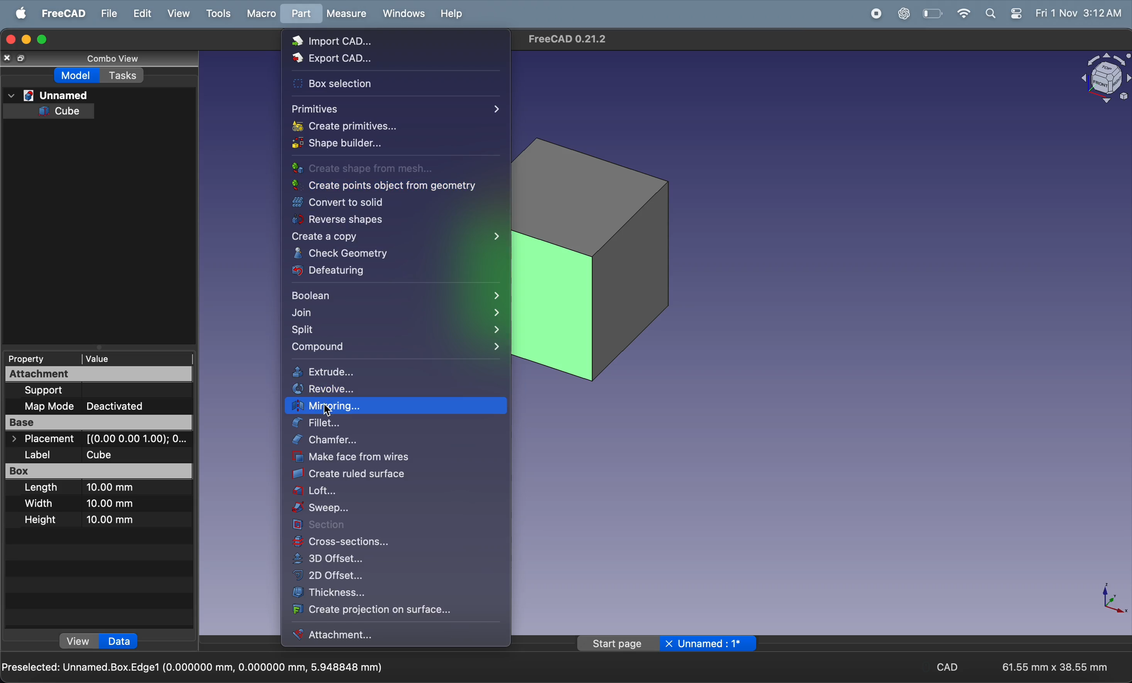 The width and height of the screenshot is (1132, 683). What do you see at coordinates (606, 262) in the screenshot?
I see `cube` at bounding box center [606, 262].